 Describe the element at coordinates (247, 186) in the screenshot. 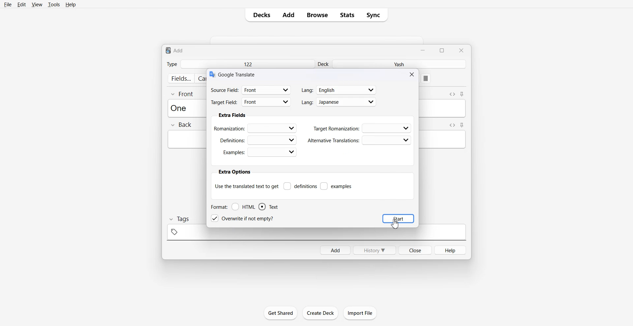

I see `Use the translate text to get` at that location.